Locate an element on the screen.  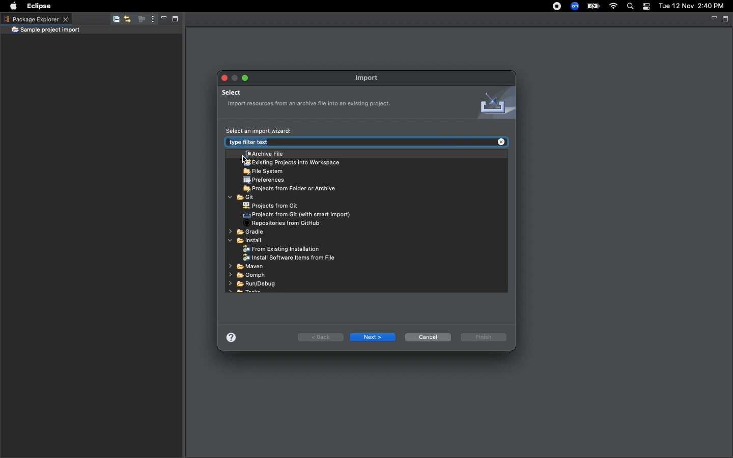
Type filter text is located at coordinates (307, 142).